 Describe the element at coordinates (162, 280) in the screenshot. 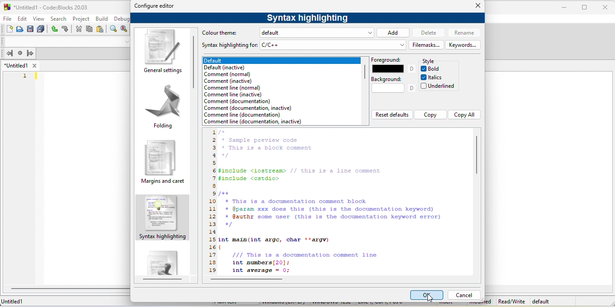

I see `horizontal scroll bar` at that location.